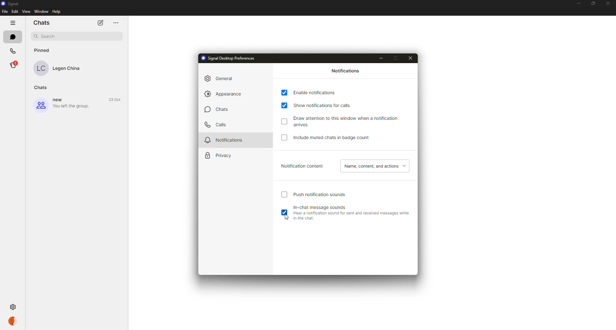  I want to click on minimize, so click(381, 58).